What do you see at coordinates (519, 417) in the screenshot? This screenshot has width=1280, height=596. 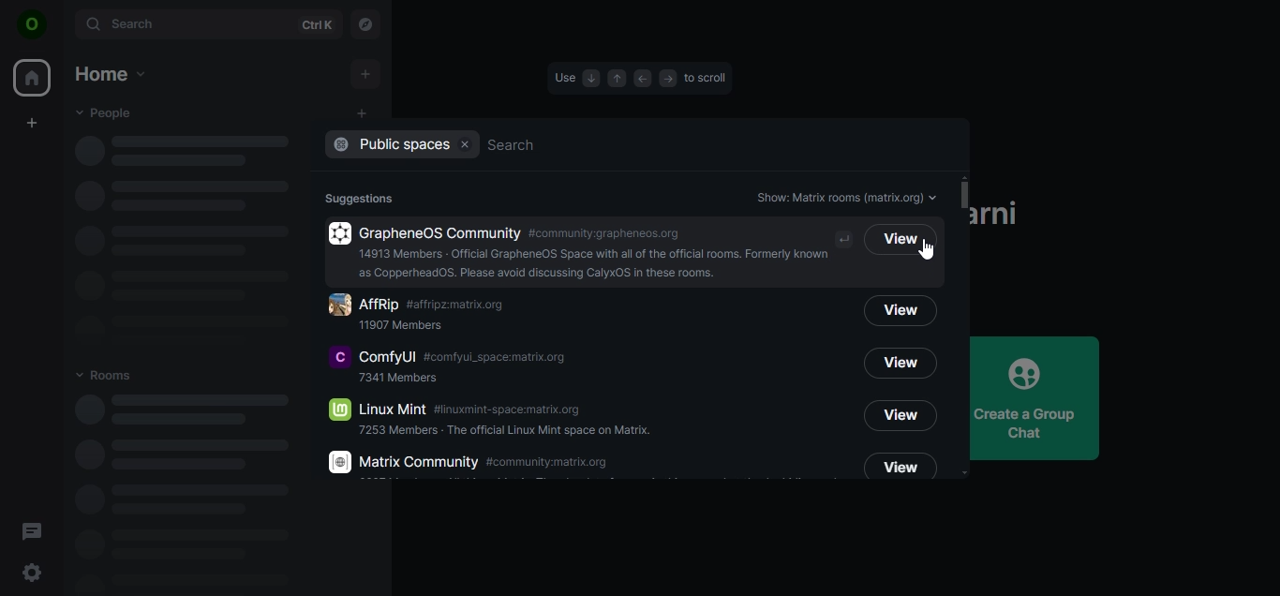 I see `linux mint` at bounding box center [519, 417].